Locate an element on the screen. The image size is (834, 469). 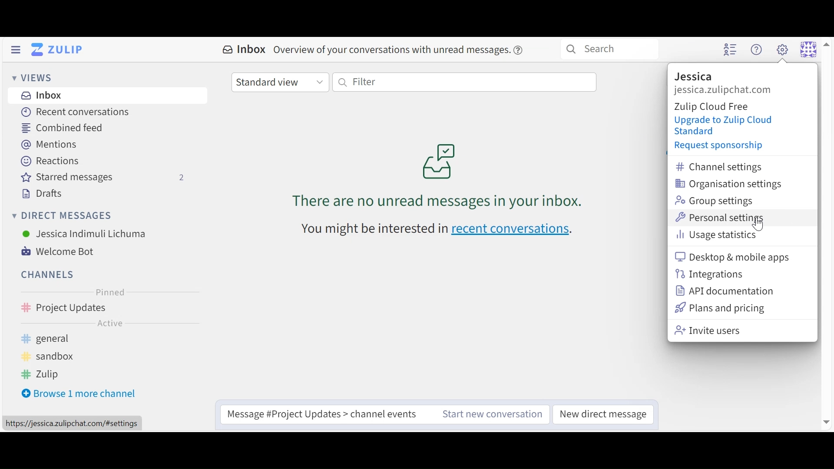
Drafts is located at coordinates (40, 194).